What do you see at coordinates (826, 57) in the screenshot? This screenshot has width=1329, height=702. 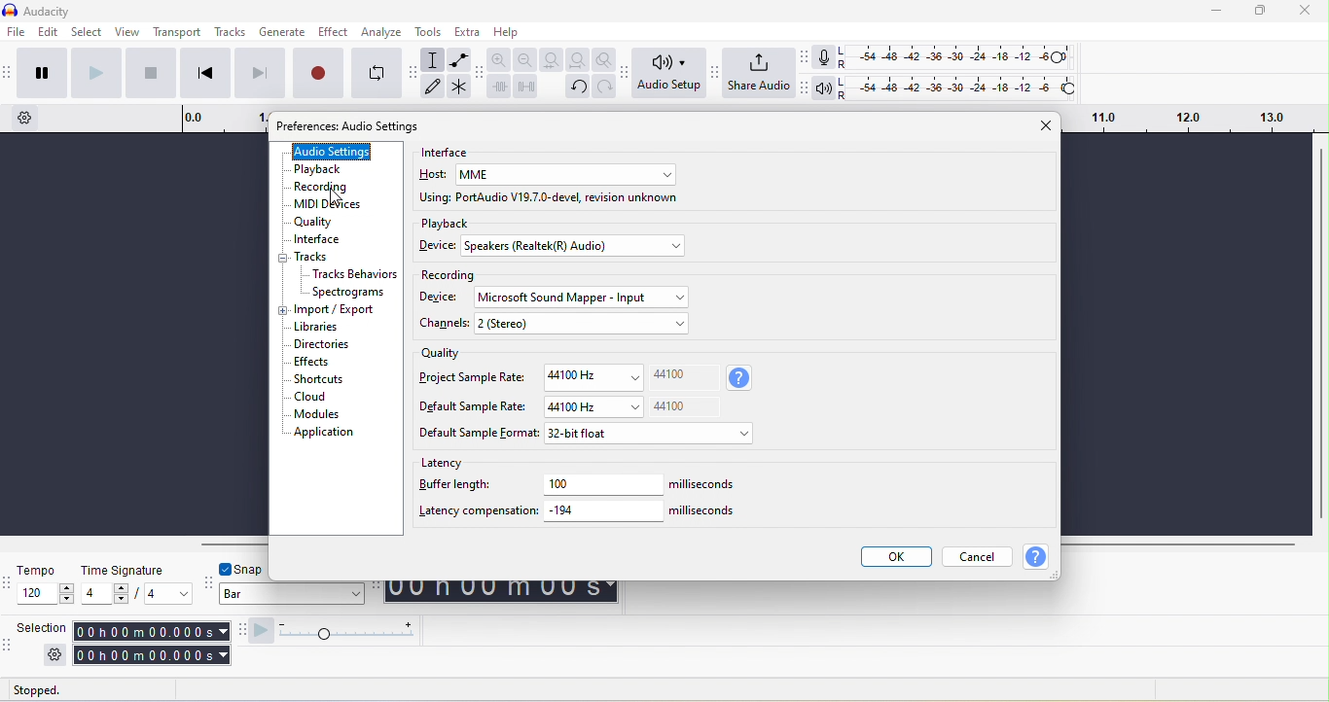 I see `record meter` at bounding box center [826, 57].